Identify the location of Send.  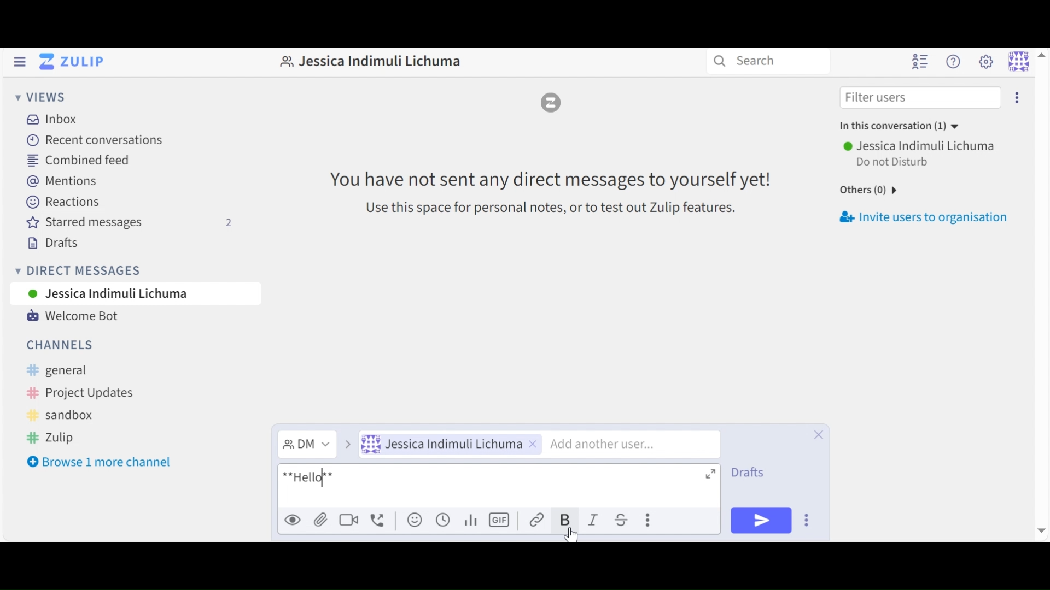
(761, 520).